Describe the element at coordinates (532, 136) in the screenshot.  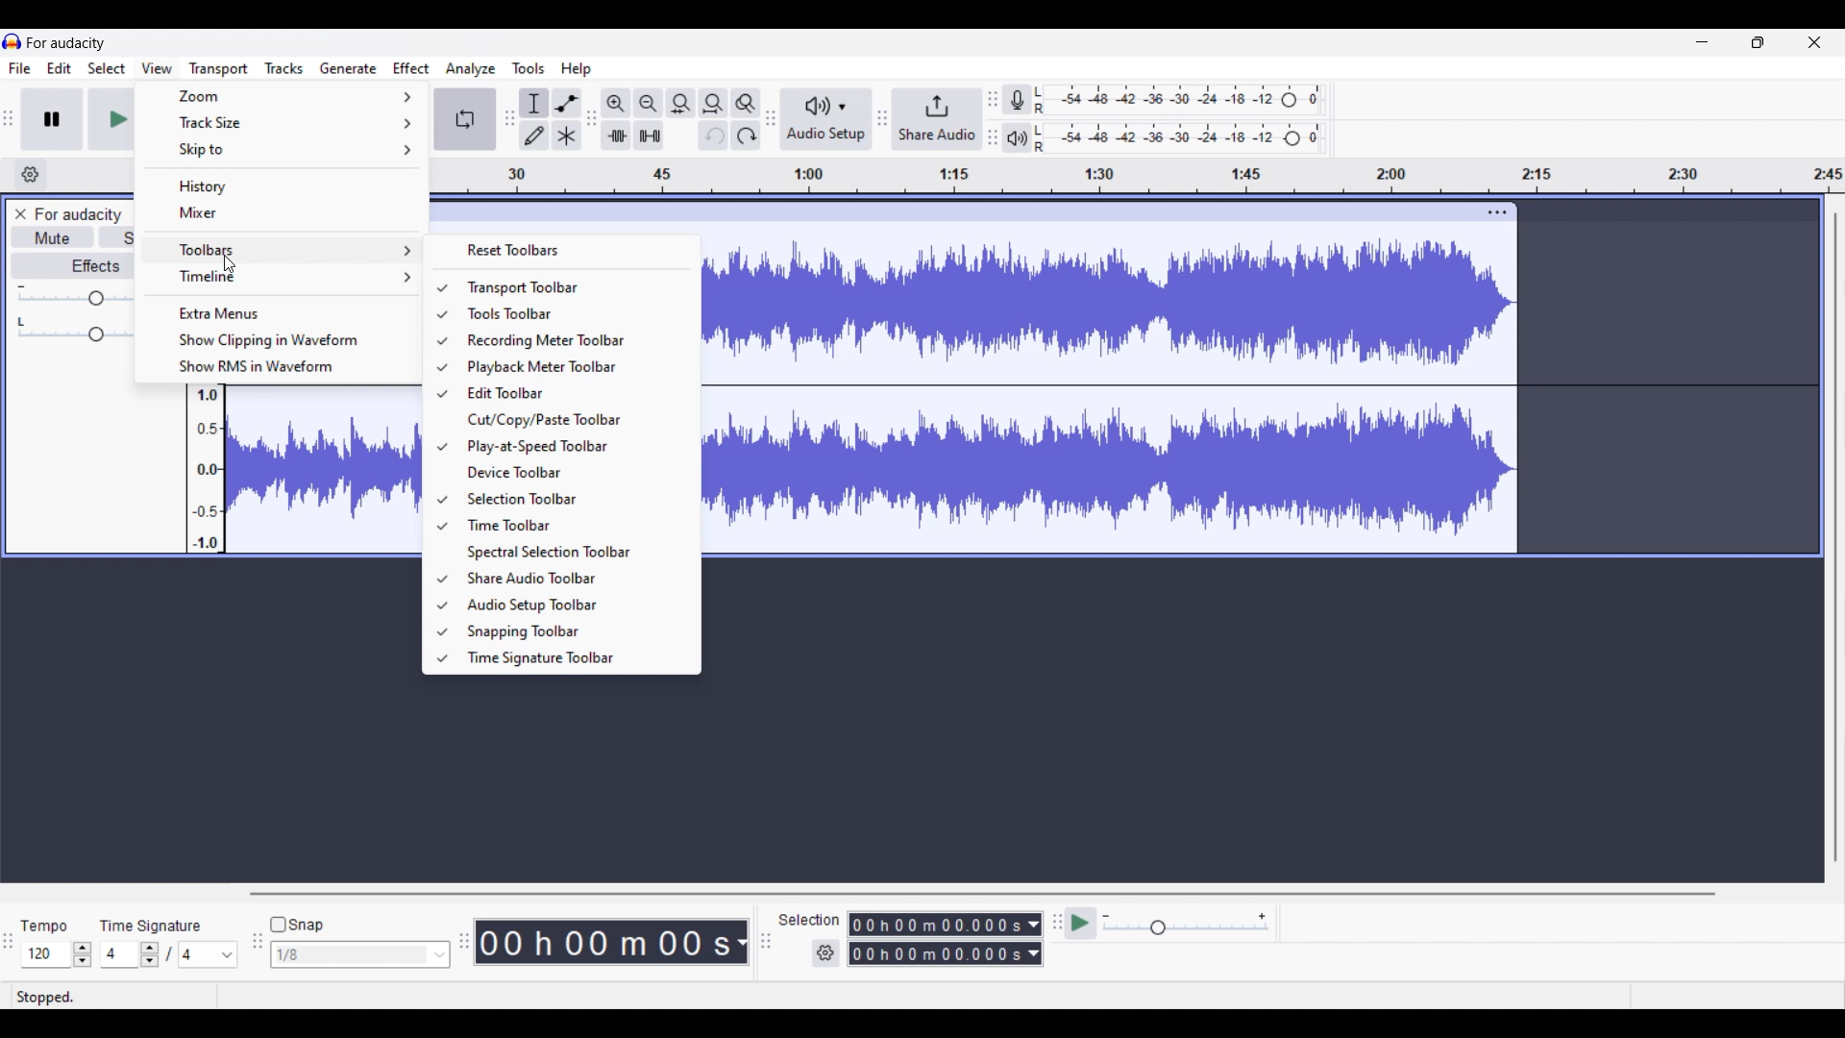
I see `Draw tool` at that location.